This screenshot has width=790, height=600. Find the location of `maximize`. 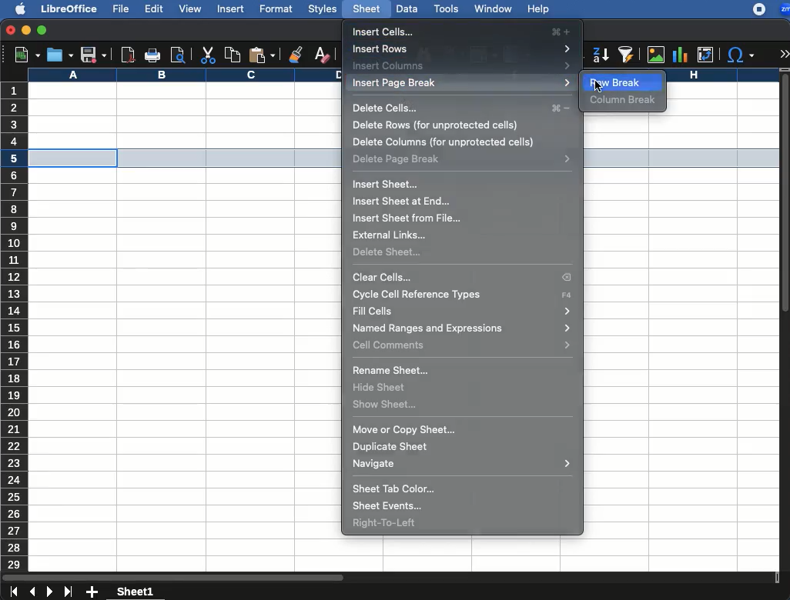

maximize is located at coordinates (42, 30).